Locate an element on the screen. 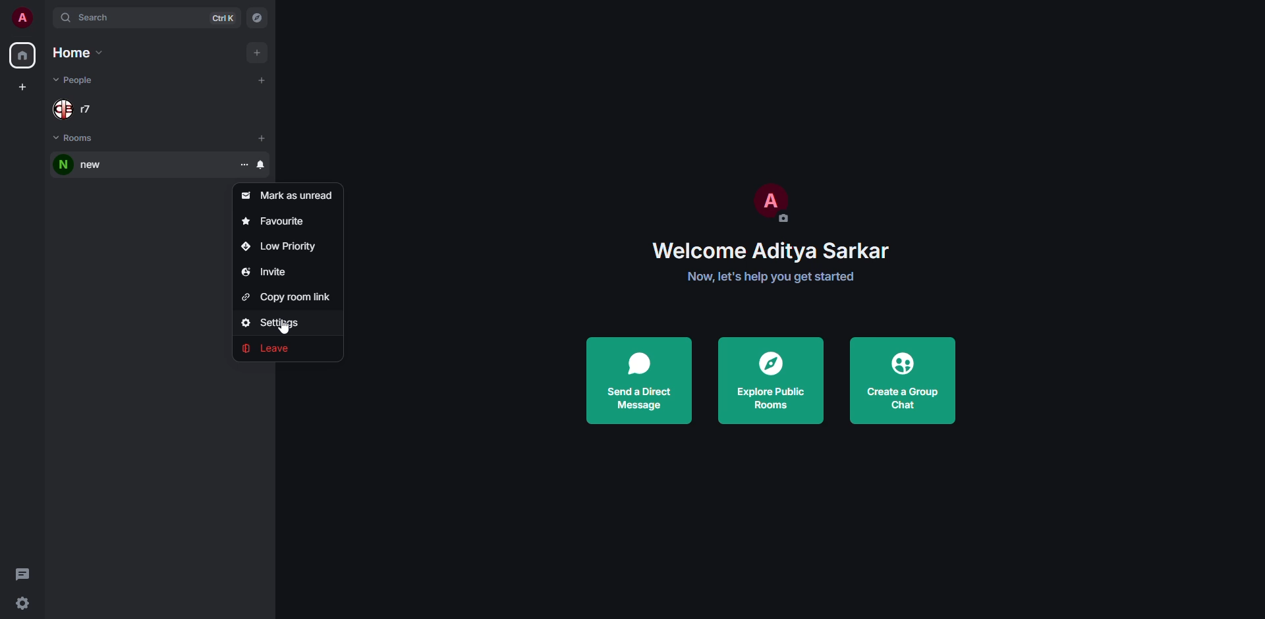 This screenshot has height=619, width=1265. navigator is located at coordinates (256, 16).